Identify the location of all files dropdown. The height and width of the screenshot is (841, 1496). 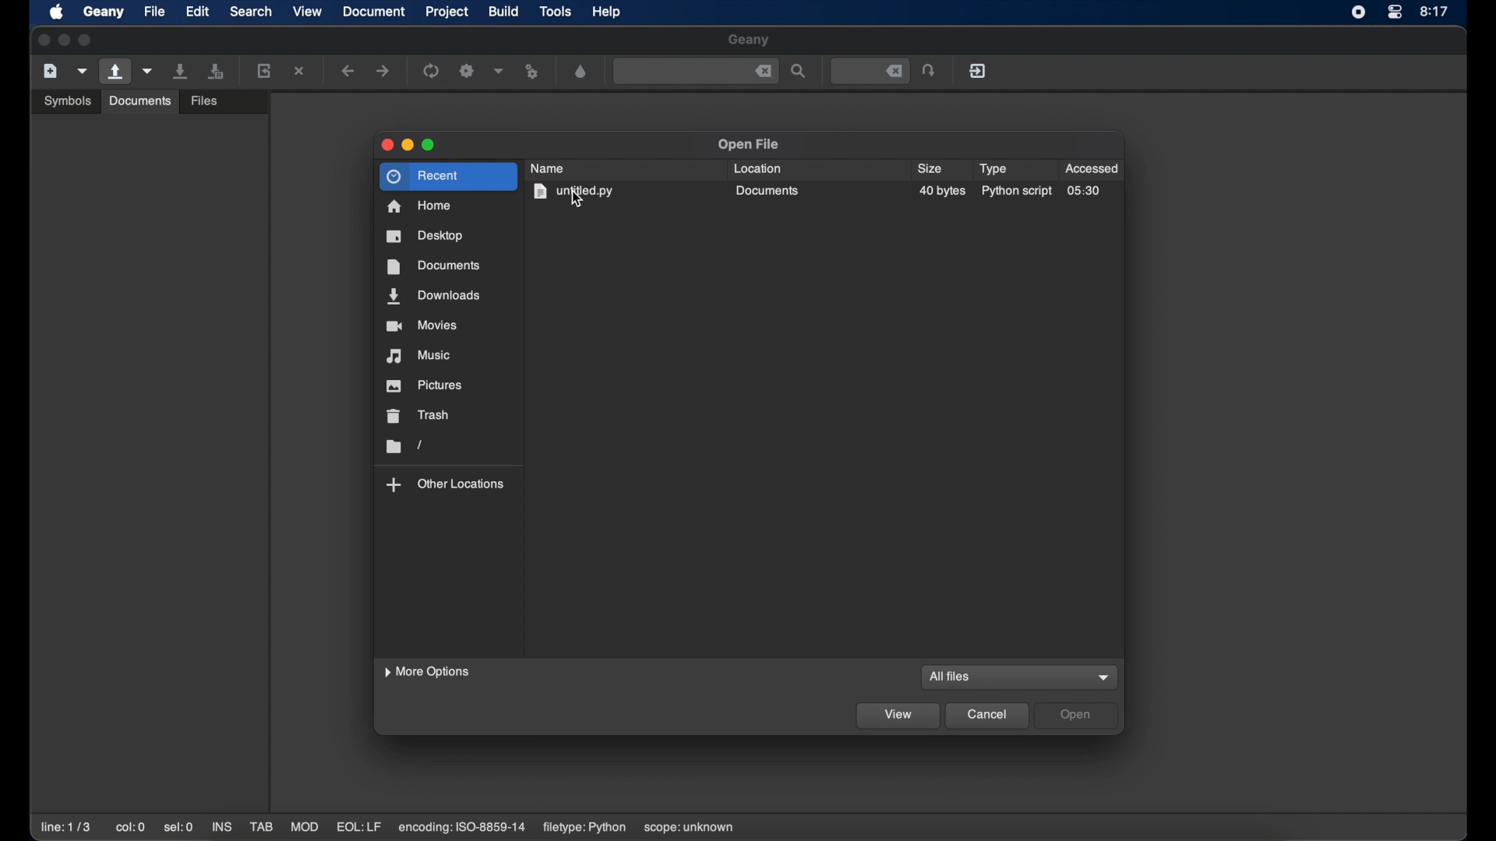
(1104, 678).